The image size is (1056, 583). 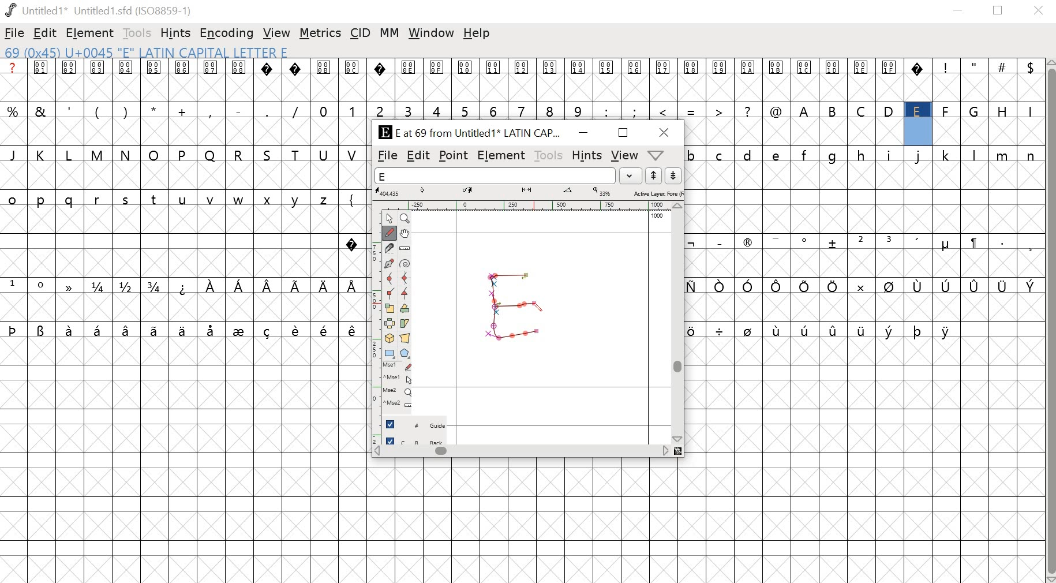 I want to click on Mouse wheel button + Ctrl, so click(x=397, y=404).